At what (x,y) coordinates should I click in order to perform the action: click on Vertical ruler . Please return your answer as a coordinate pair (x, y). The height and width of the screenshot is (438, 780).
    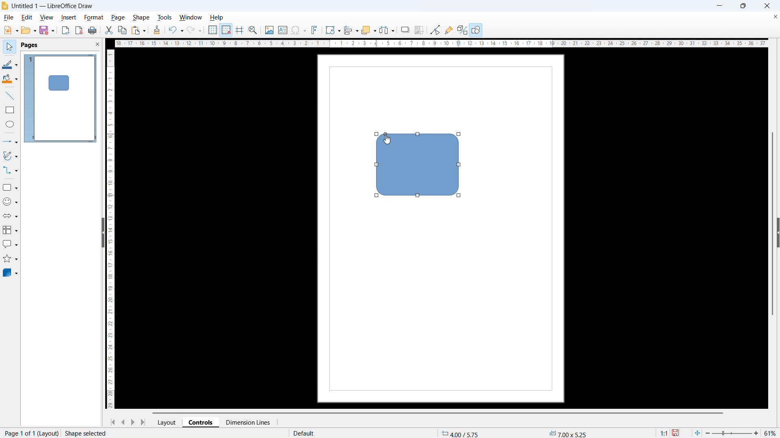
    Looking at the image, I should click on (111, 229).